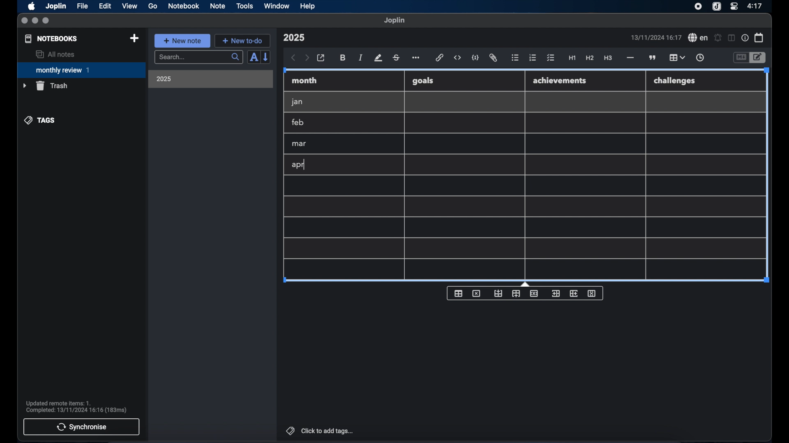  I want to click on delete table, so click(476, 294).